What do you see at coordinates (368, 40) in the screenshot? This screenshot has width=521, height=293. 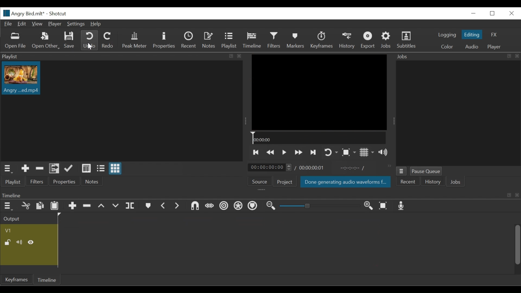 I see `Export` at bounding box center [368, 40].